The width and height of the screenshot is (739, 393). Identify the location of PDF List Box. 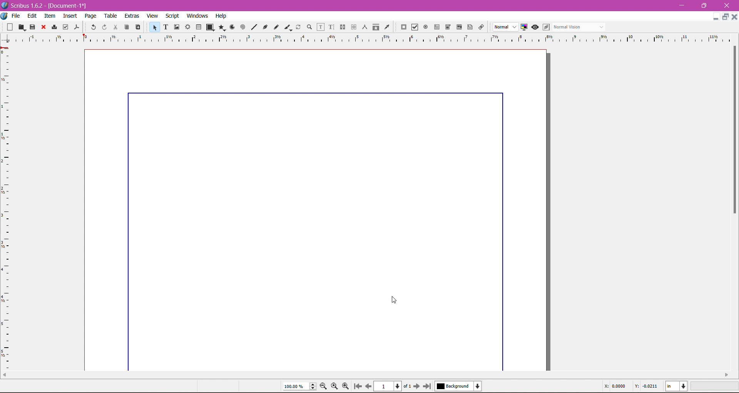
(459, 27).